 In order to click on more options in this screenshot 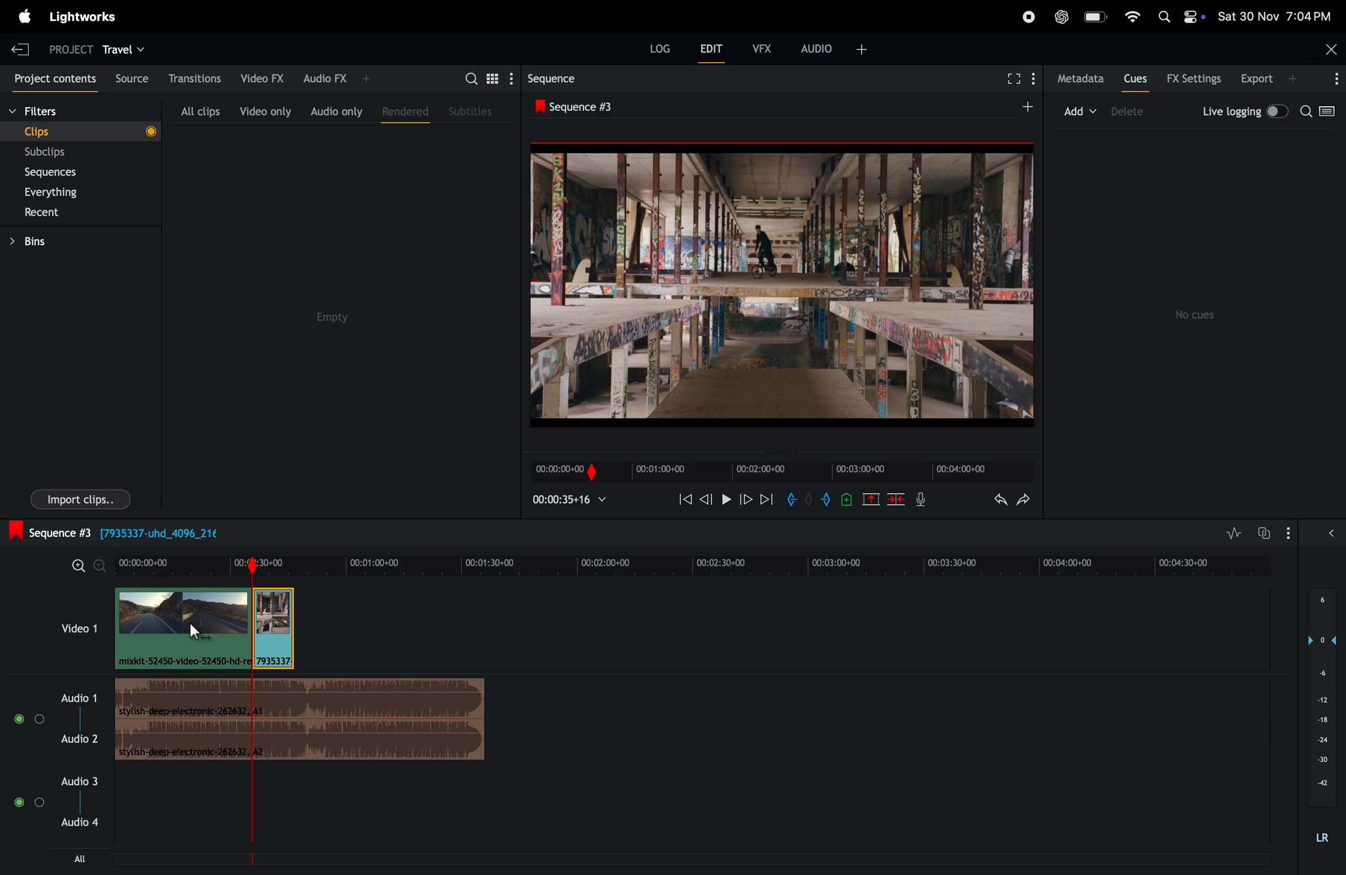, I will do `click(1331, 79)`.